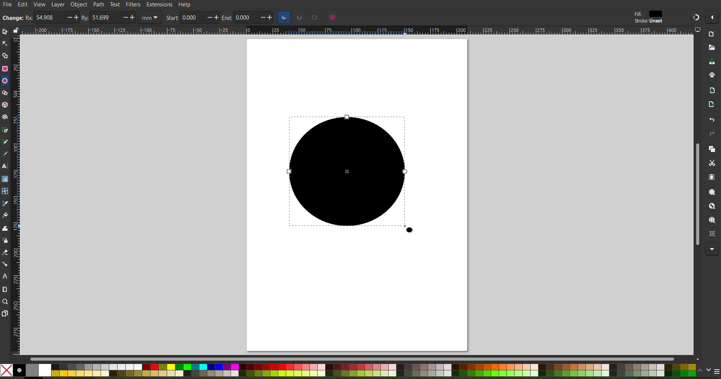 Image resolution: width=721 pixels, height=379 pixels. I want to click on end, so click(226, 19).